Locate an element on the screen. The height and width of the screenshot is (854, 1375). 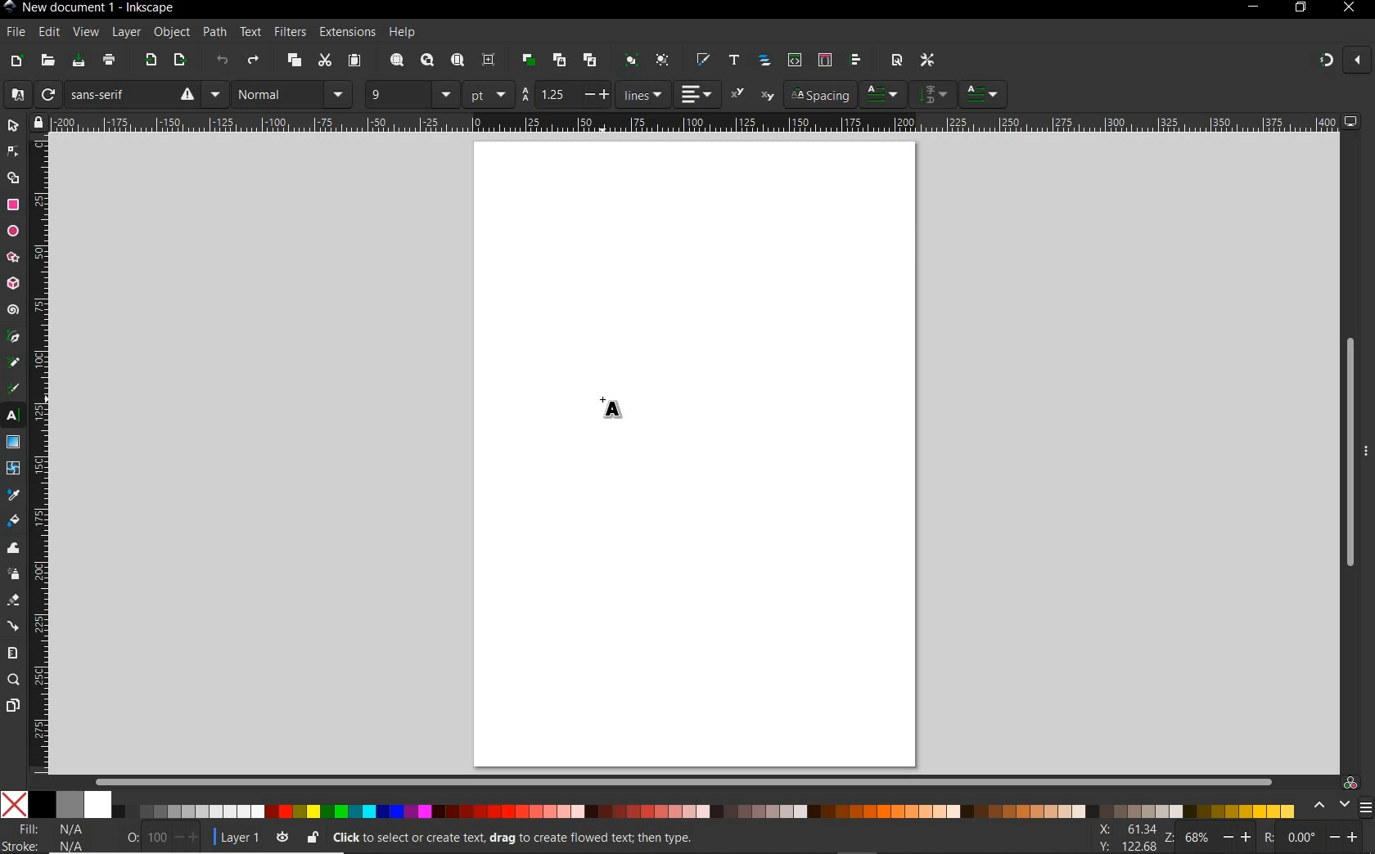
Menu is located at coordinates (215, 94).